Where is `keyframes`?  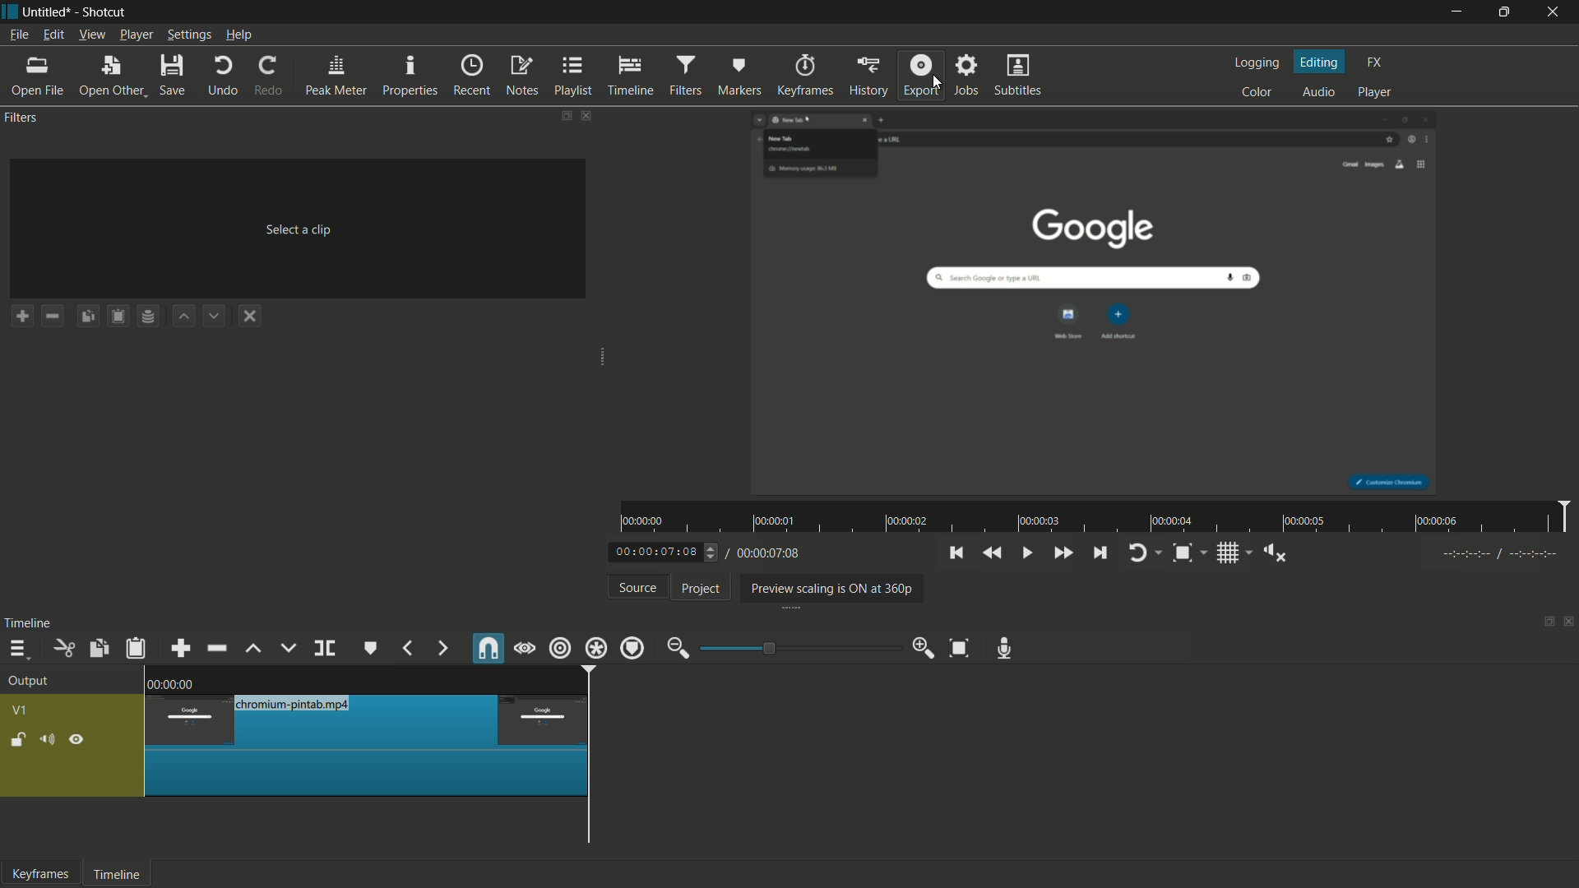
keyframes is located at coordinates (808, 75).